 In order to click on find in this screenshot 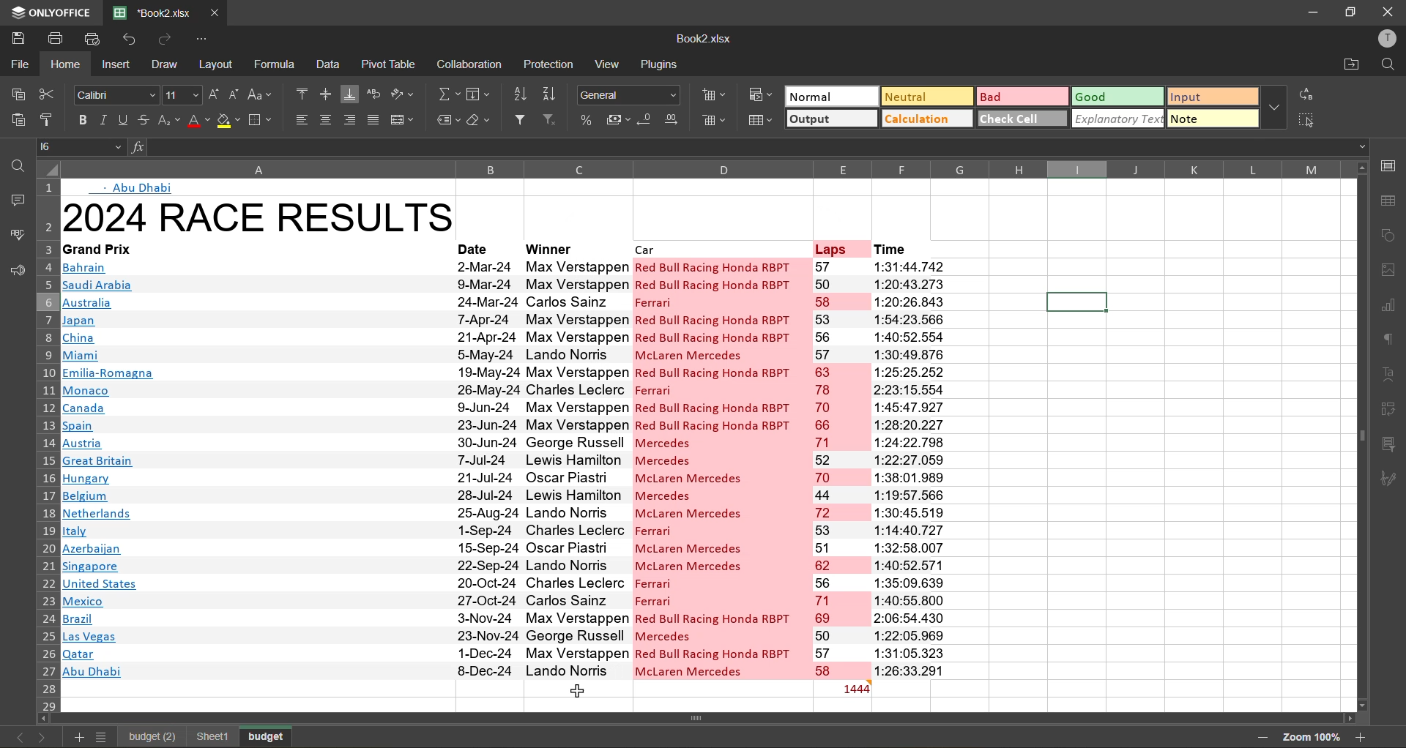, I will do `click(1388, 65)`.